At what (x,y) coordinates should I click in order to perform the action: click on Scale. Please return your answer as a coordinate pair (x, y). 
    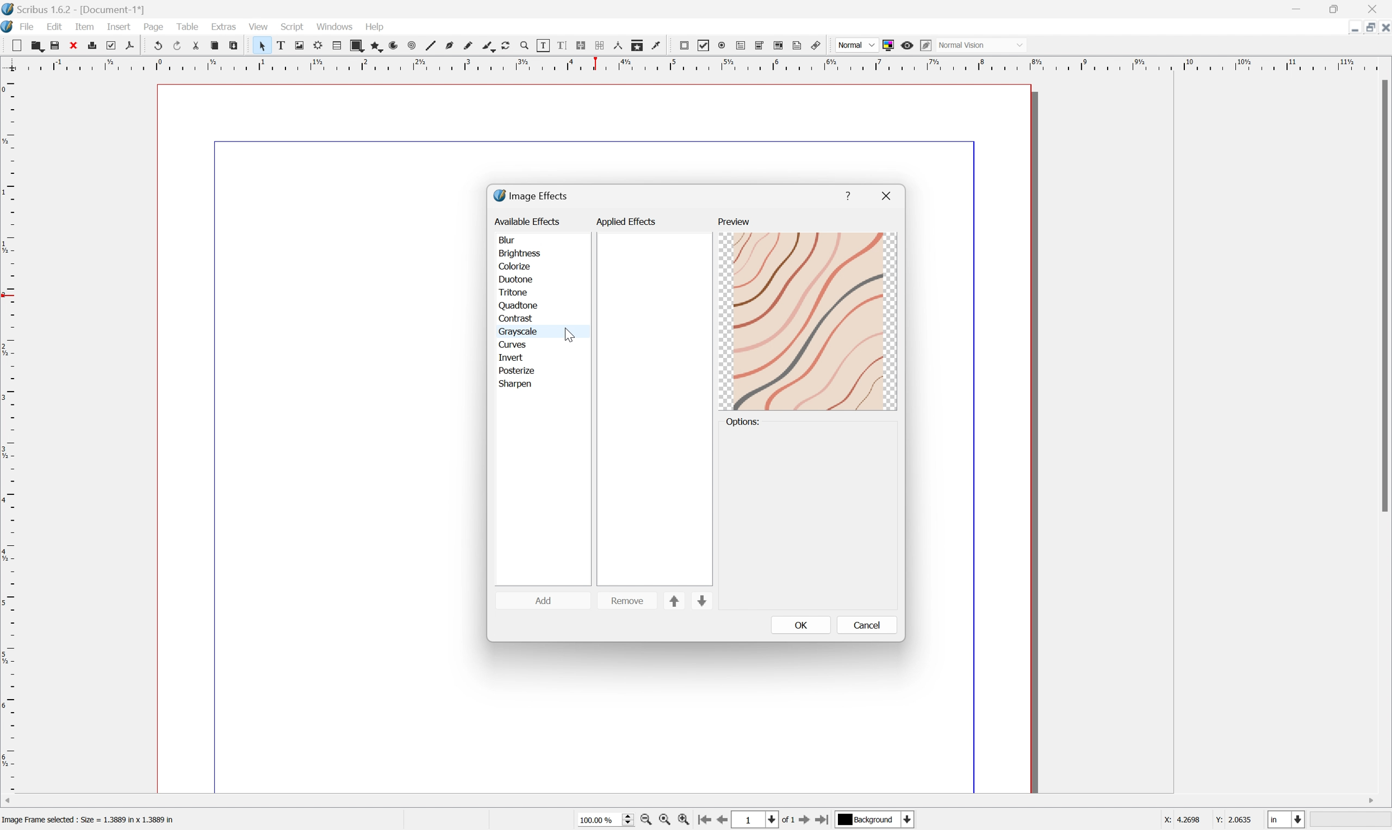
    Looking at the image, I should click on (9, 433).